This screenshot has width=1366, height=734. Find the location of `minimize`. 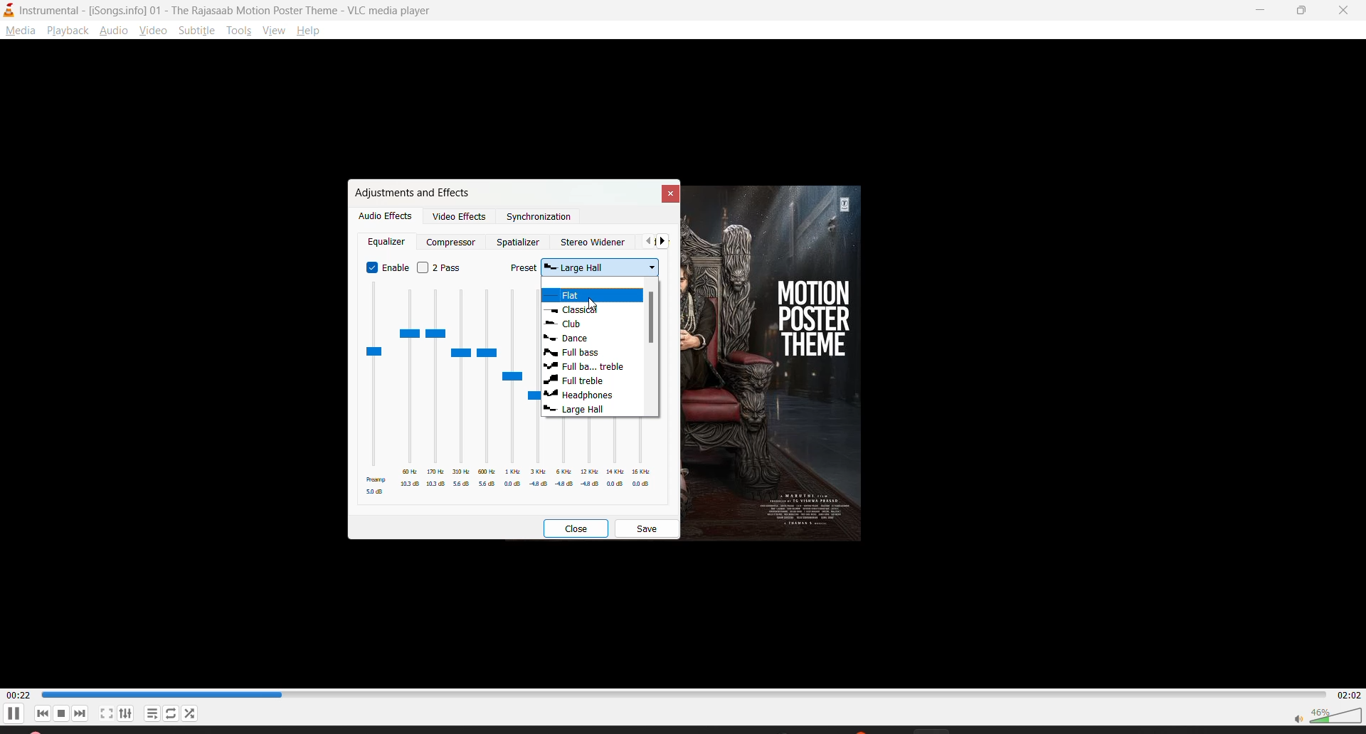

minimize is located at coordinates (1264, 10).